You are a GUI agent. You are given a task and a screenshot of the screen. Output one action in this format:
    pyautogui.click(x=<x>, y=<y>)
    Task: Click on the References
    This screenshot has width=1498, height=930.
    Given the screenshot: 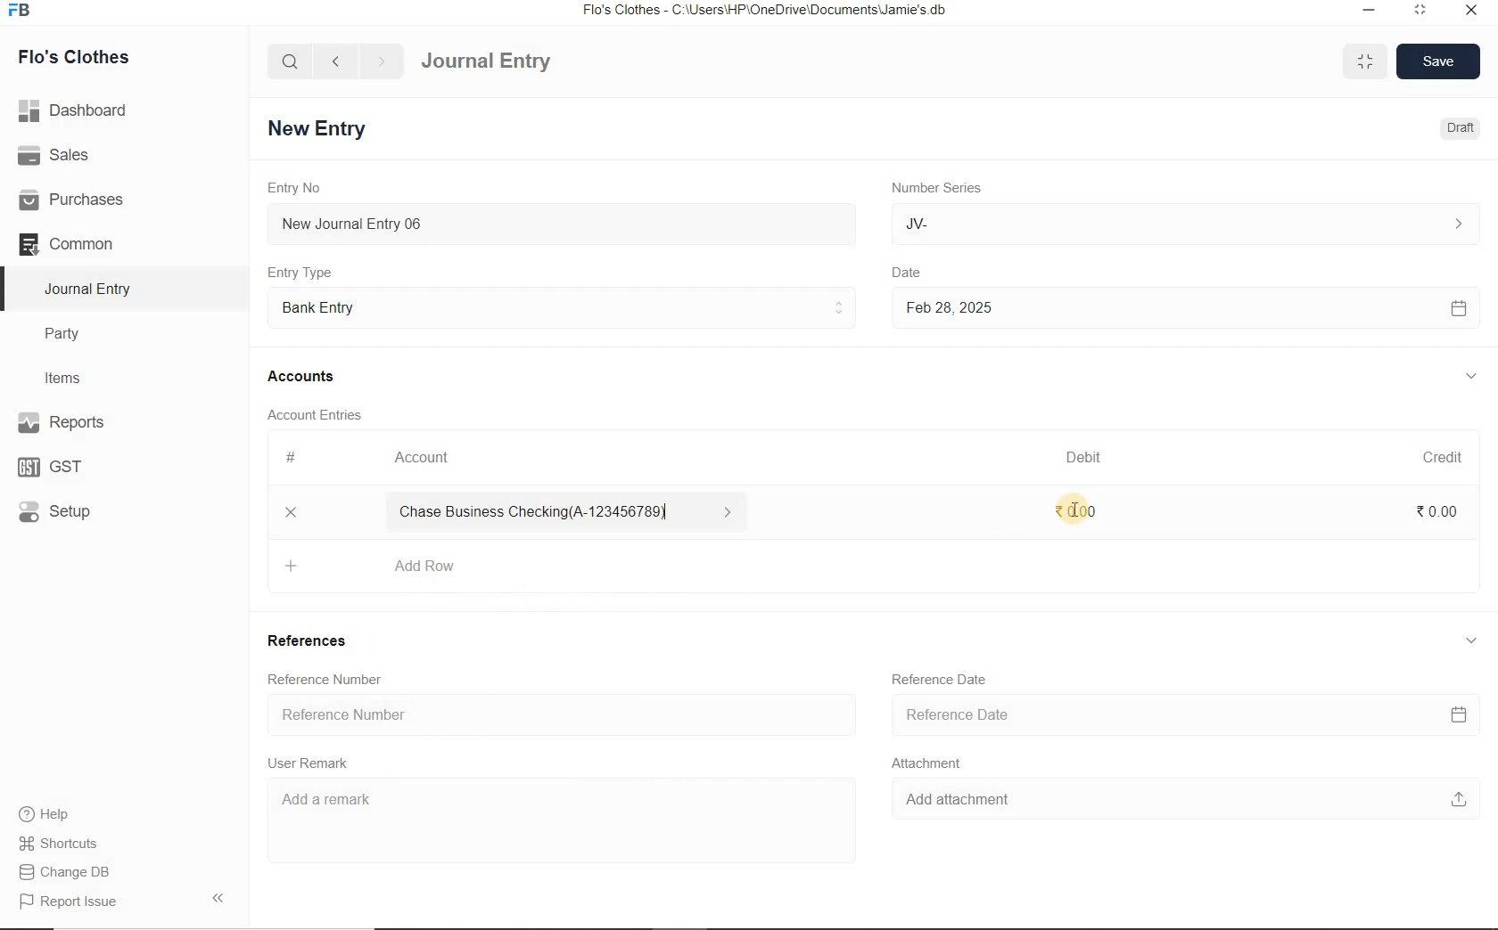 What is the action you would take?
    pyautogui.click(x=313, y=643)
    